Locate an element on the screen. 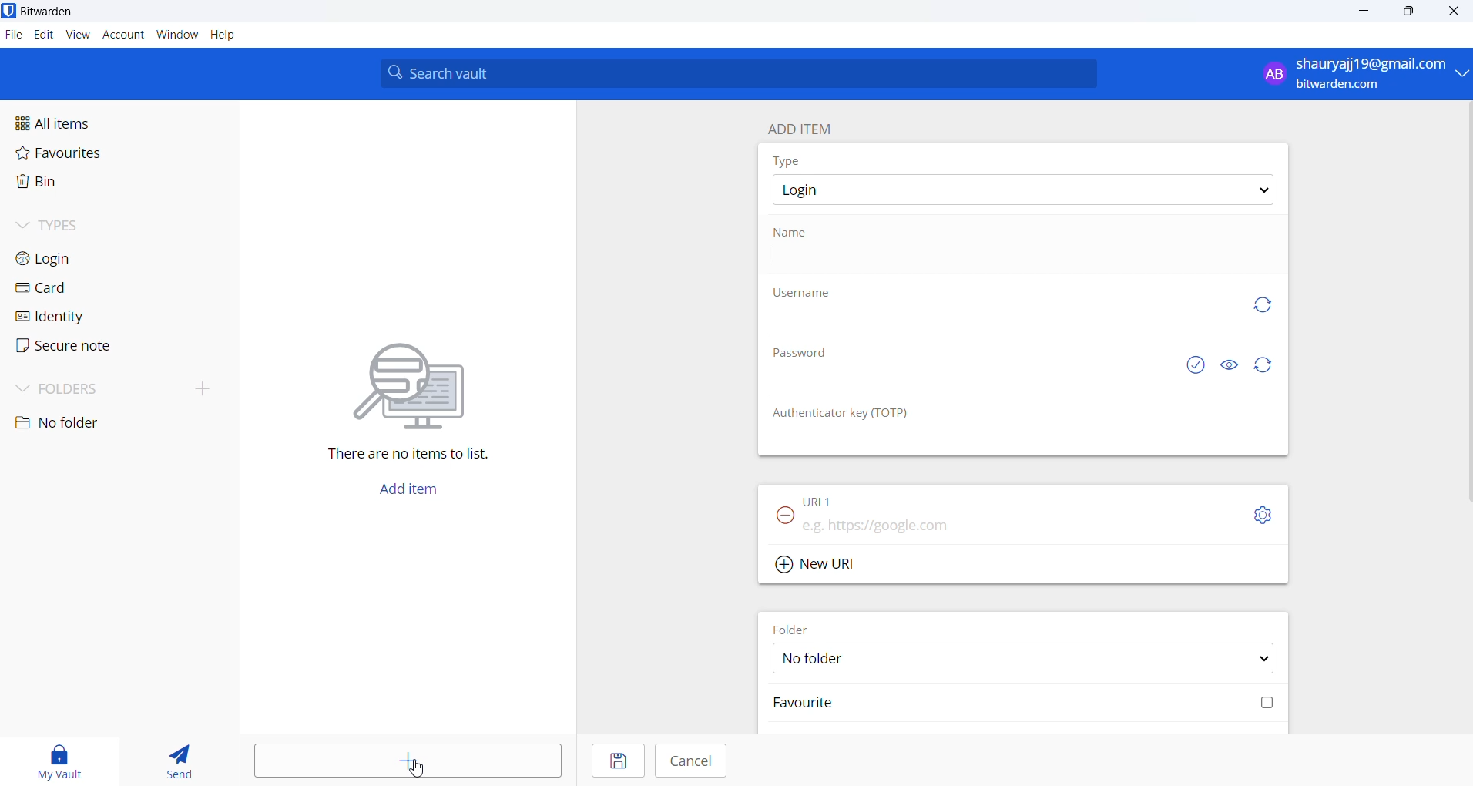  View is located at coordinates (79, 35).